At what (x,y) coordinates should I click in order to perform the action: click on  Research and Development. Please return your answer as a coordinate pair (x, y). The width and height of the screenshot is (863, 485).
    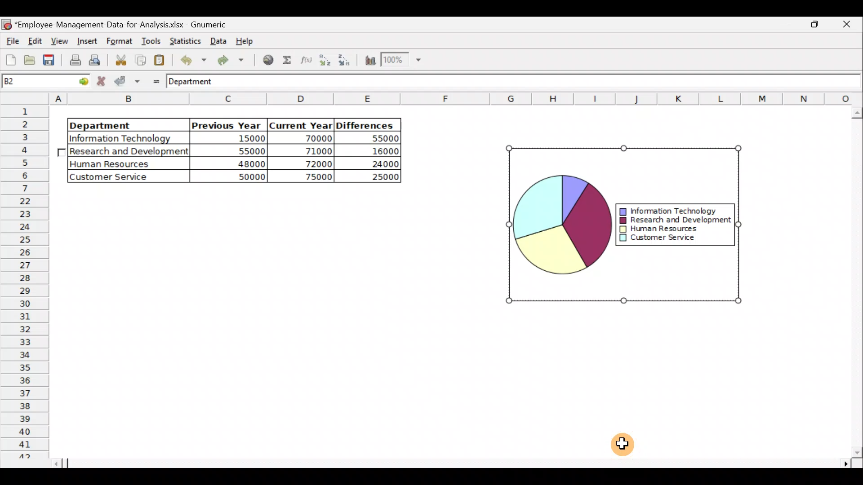
    Looking at the image, I should click on (678, 220).